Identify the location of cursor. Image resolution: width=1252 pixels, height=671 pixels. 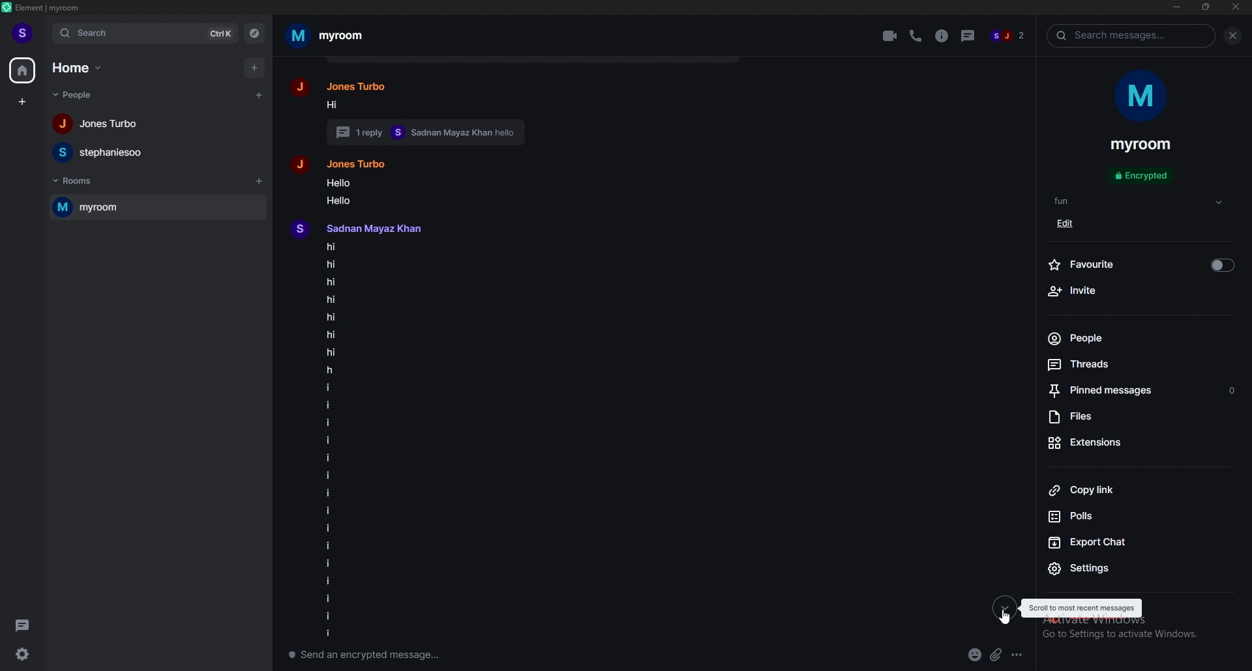
(1003, 620).